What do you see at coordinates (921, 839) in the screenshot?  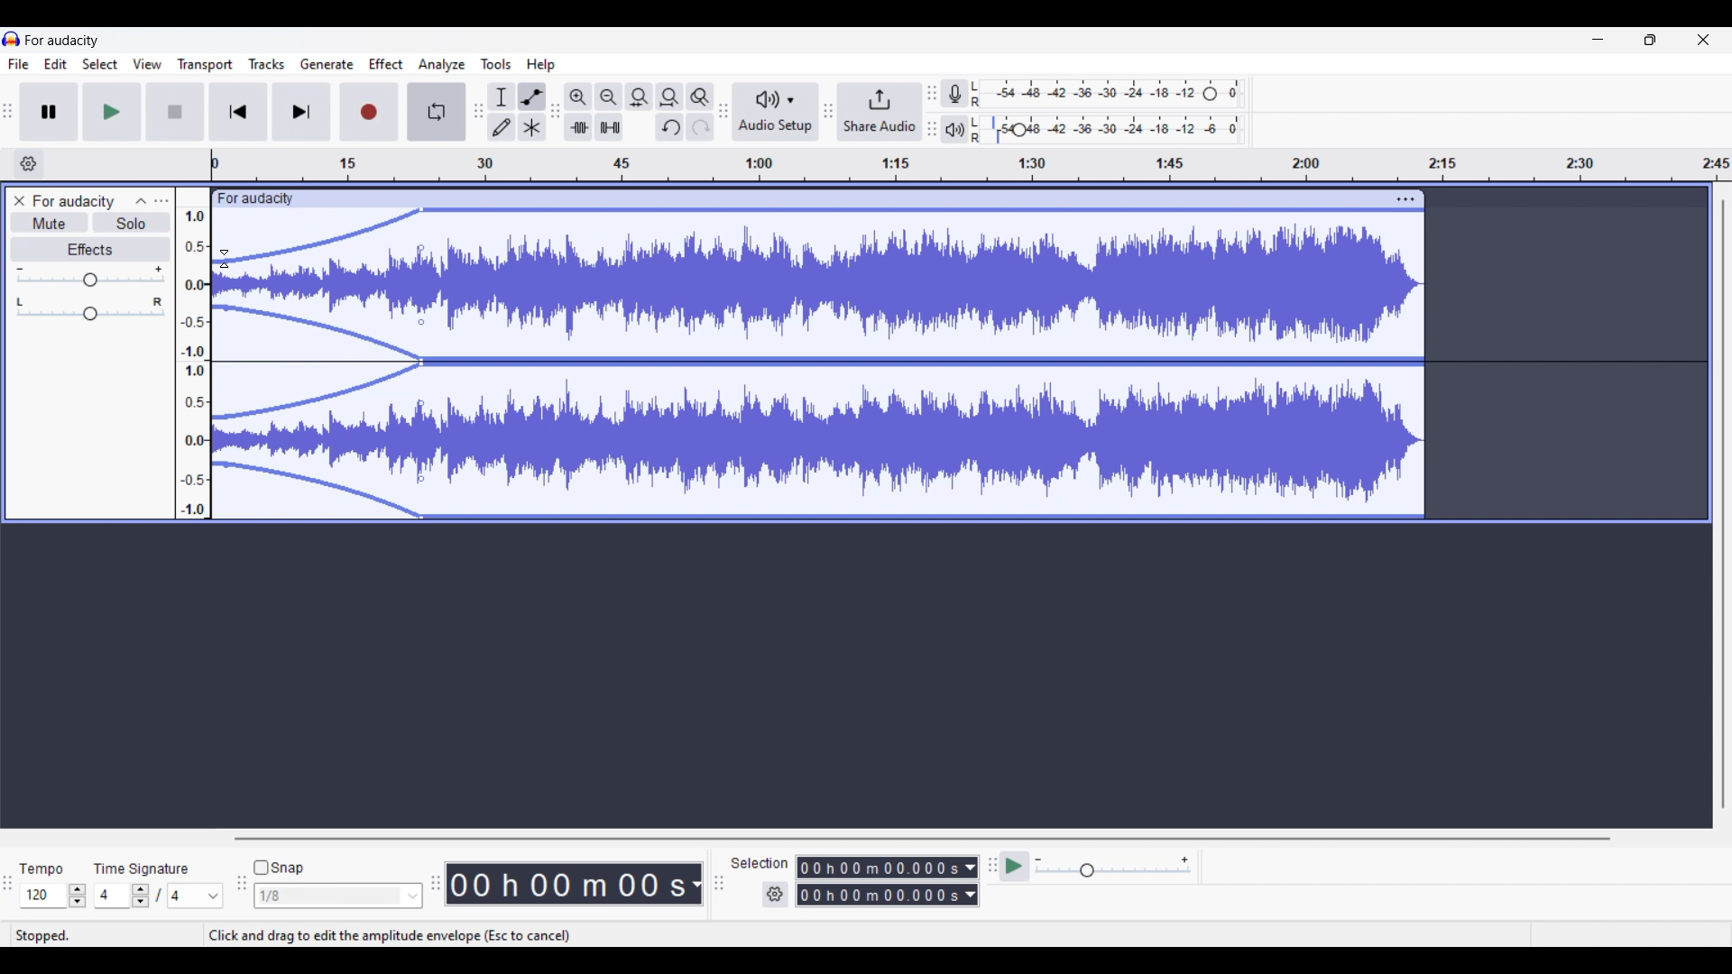 I see `Horizontal slide bar` at bounding box center [921, 839].